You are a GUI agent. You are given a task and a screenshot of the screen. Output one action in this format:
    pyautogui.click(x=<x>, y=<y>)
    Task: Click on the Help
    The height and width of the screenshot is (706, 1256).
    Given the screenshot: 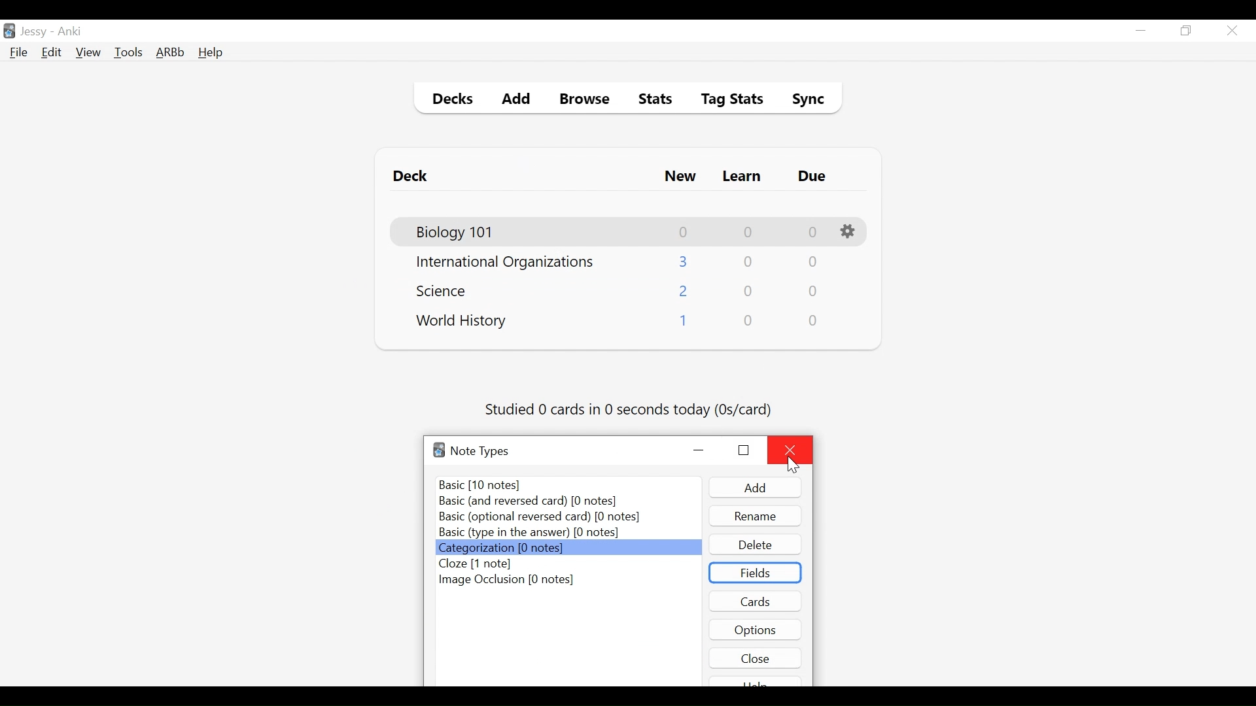 What is the action you would take?
    pyautogui.click(x=210, y=54)
    